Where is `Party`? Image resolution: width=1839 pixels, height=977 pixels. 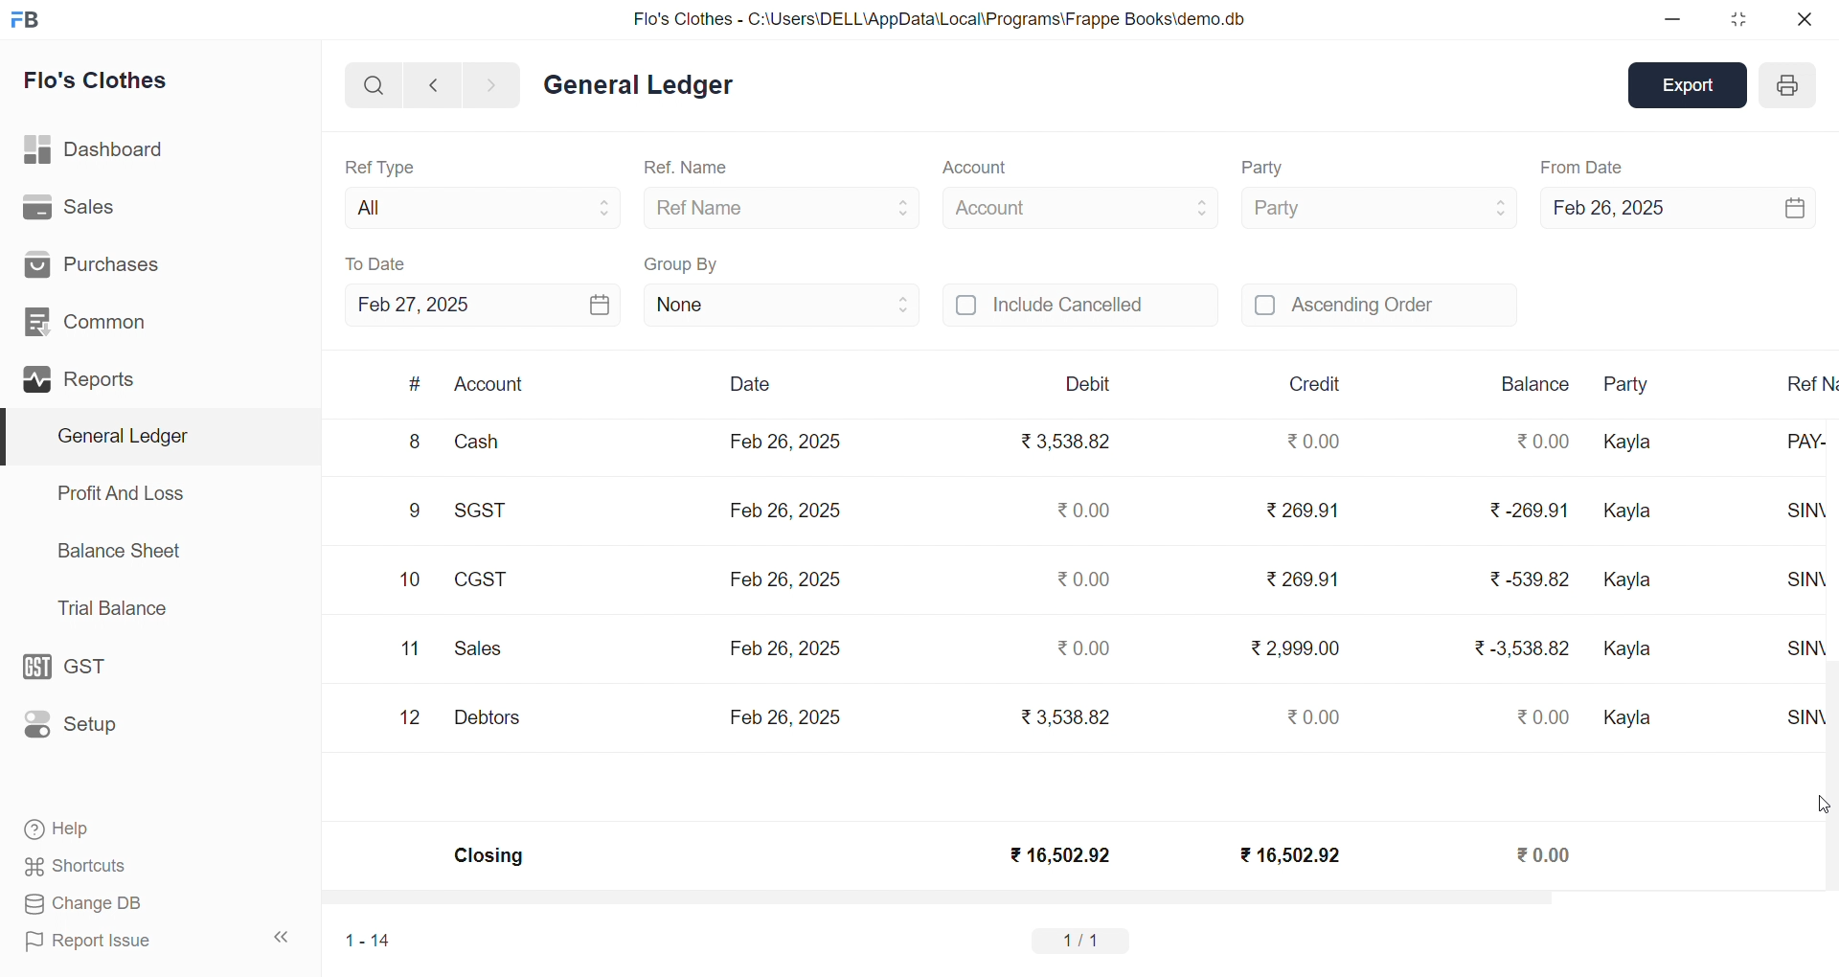 Party is located at coordinates (1377, 206).